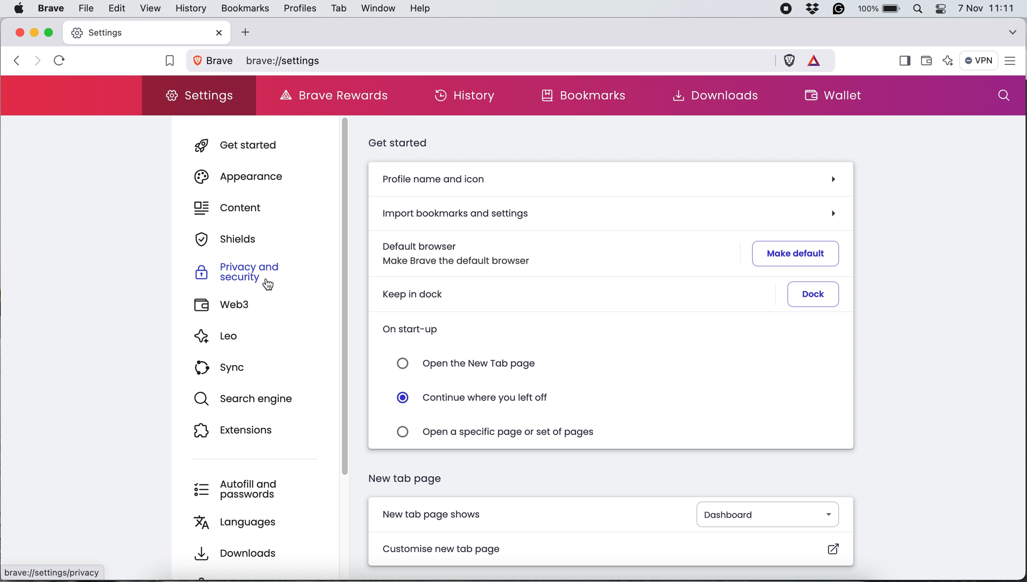 This screenshot has width=1027, height=582. I want to click on scroll bar, so click(345, 297).